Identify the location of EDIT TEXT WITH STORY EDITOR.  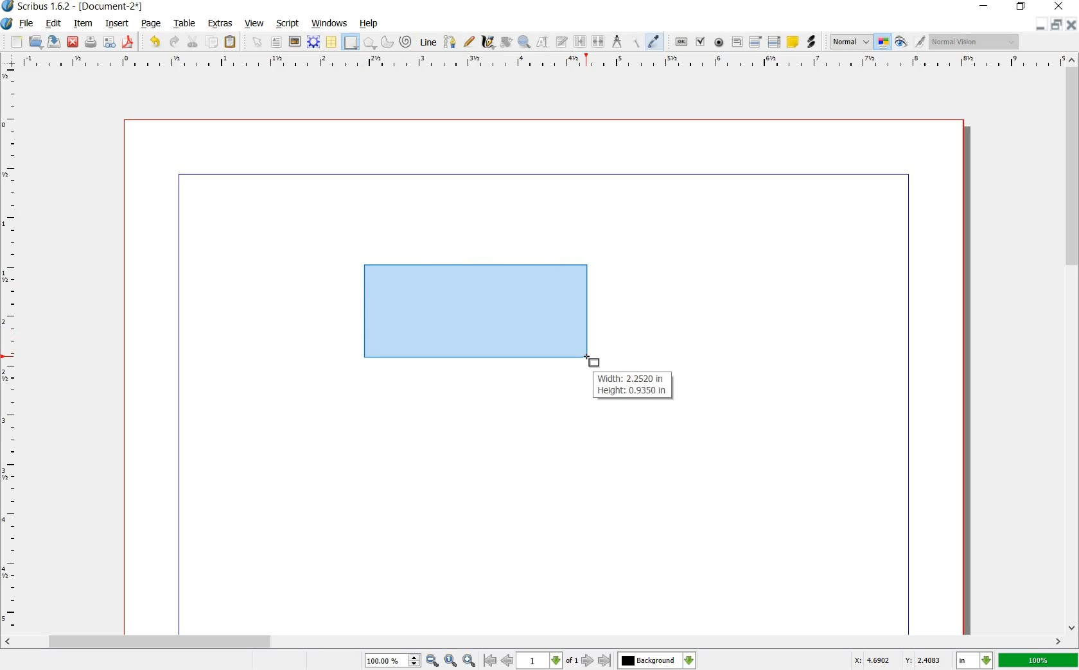
(562, 42).